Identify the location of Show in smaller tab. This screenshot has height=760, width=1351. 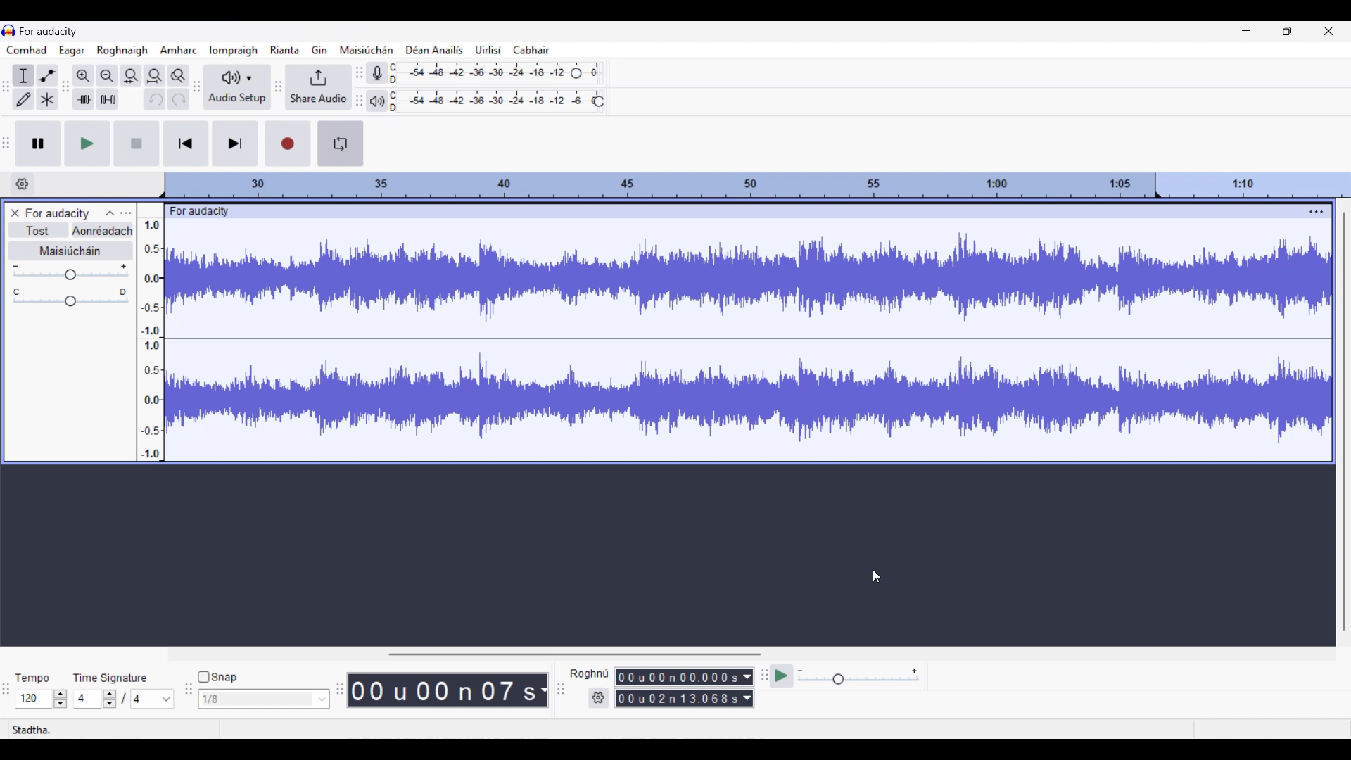
(1287, 31).